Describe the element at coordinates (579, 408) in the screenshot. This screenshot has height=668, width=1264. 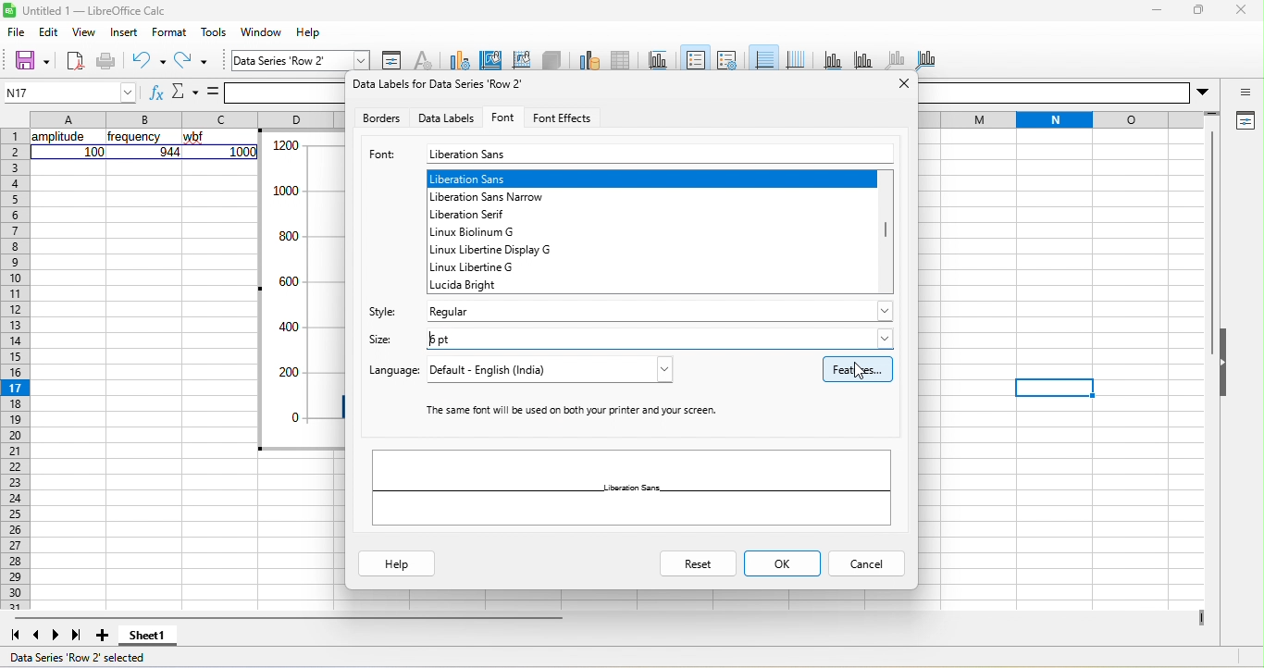
I see `‘The same font will be used on both your printer and your screen.` at that location.